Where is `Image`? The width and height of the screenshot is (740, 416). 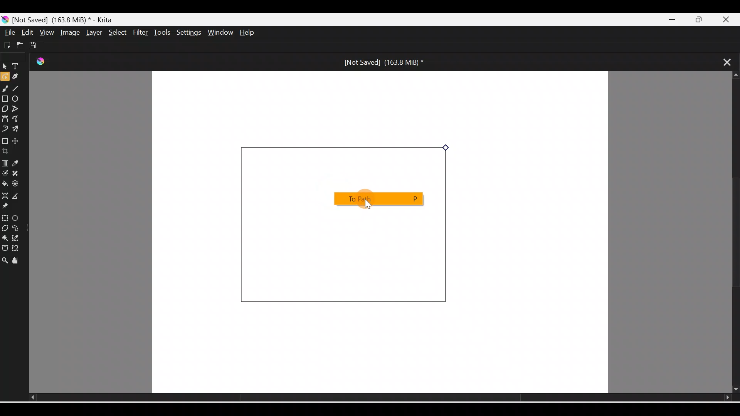 Image is located at coordinates (69, 32).